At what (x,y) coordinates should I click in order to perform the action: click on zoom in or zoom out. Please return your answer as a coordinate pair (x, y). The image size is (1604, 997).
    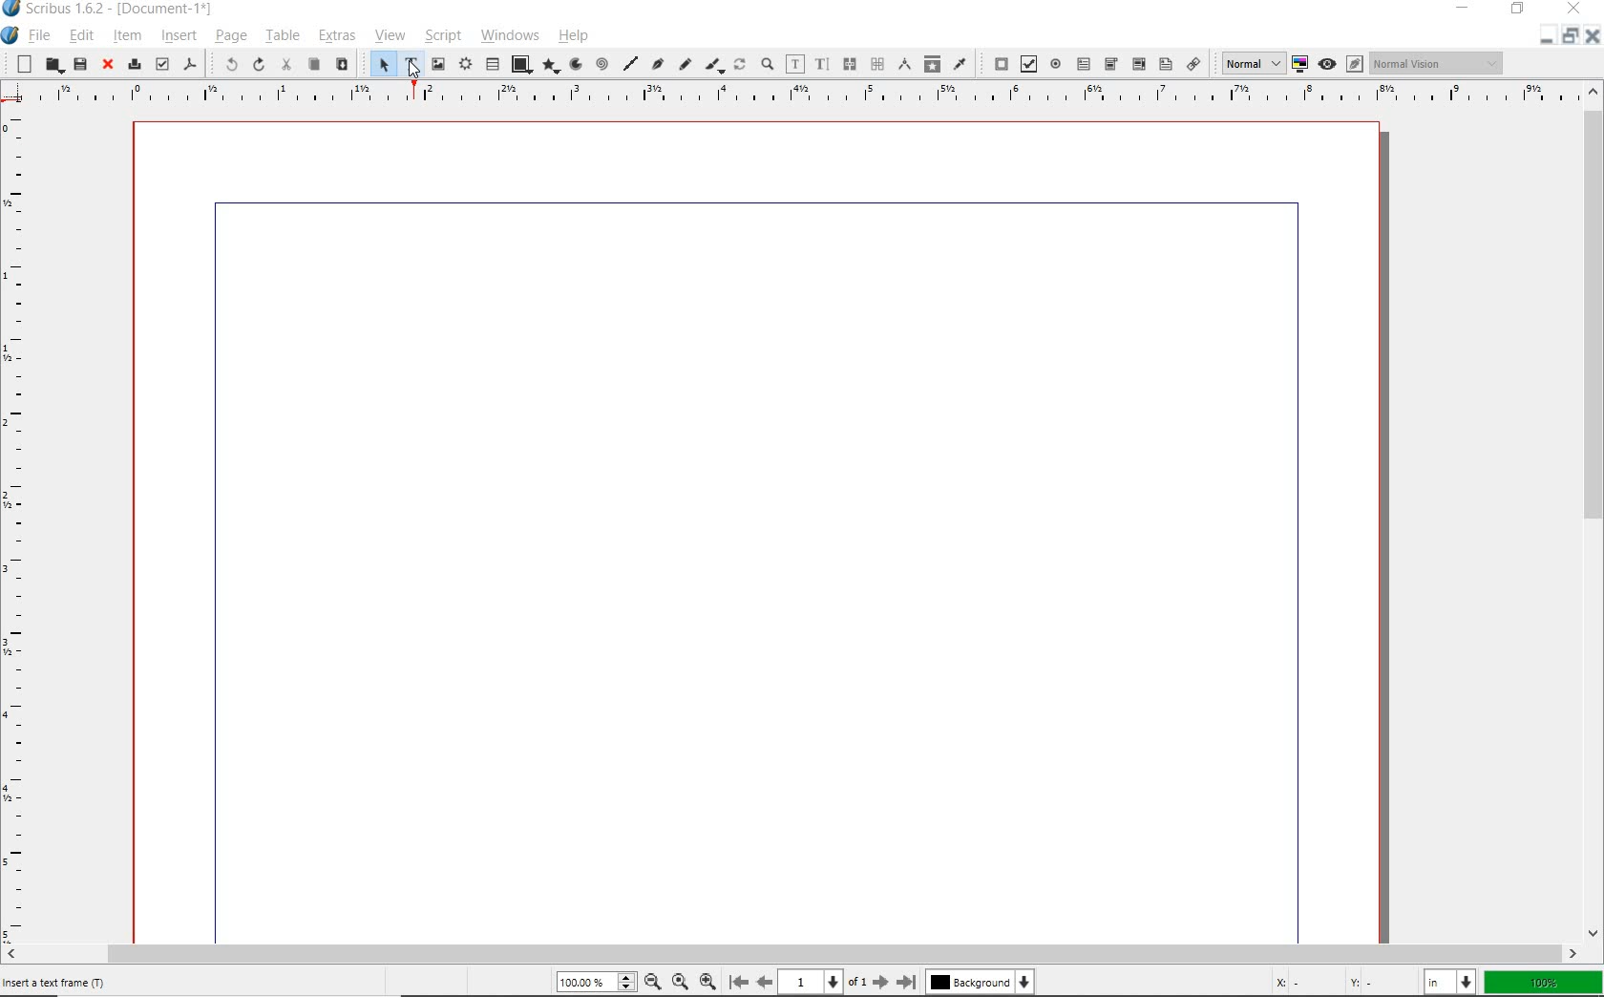
    Looking at the image, I should click on (767, 66).